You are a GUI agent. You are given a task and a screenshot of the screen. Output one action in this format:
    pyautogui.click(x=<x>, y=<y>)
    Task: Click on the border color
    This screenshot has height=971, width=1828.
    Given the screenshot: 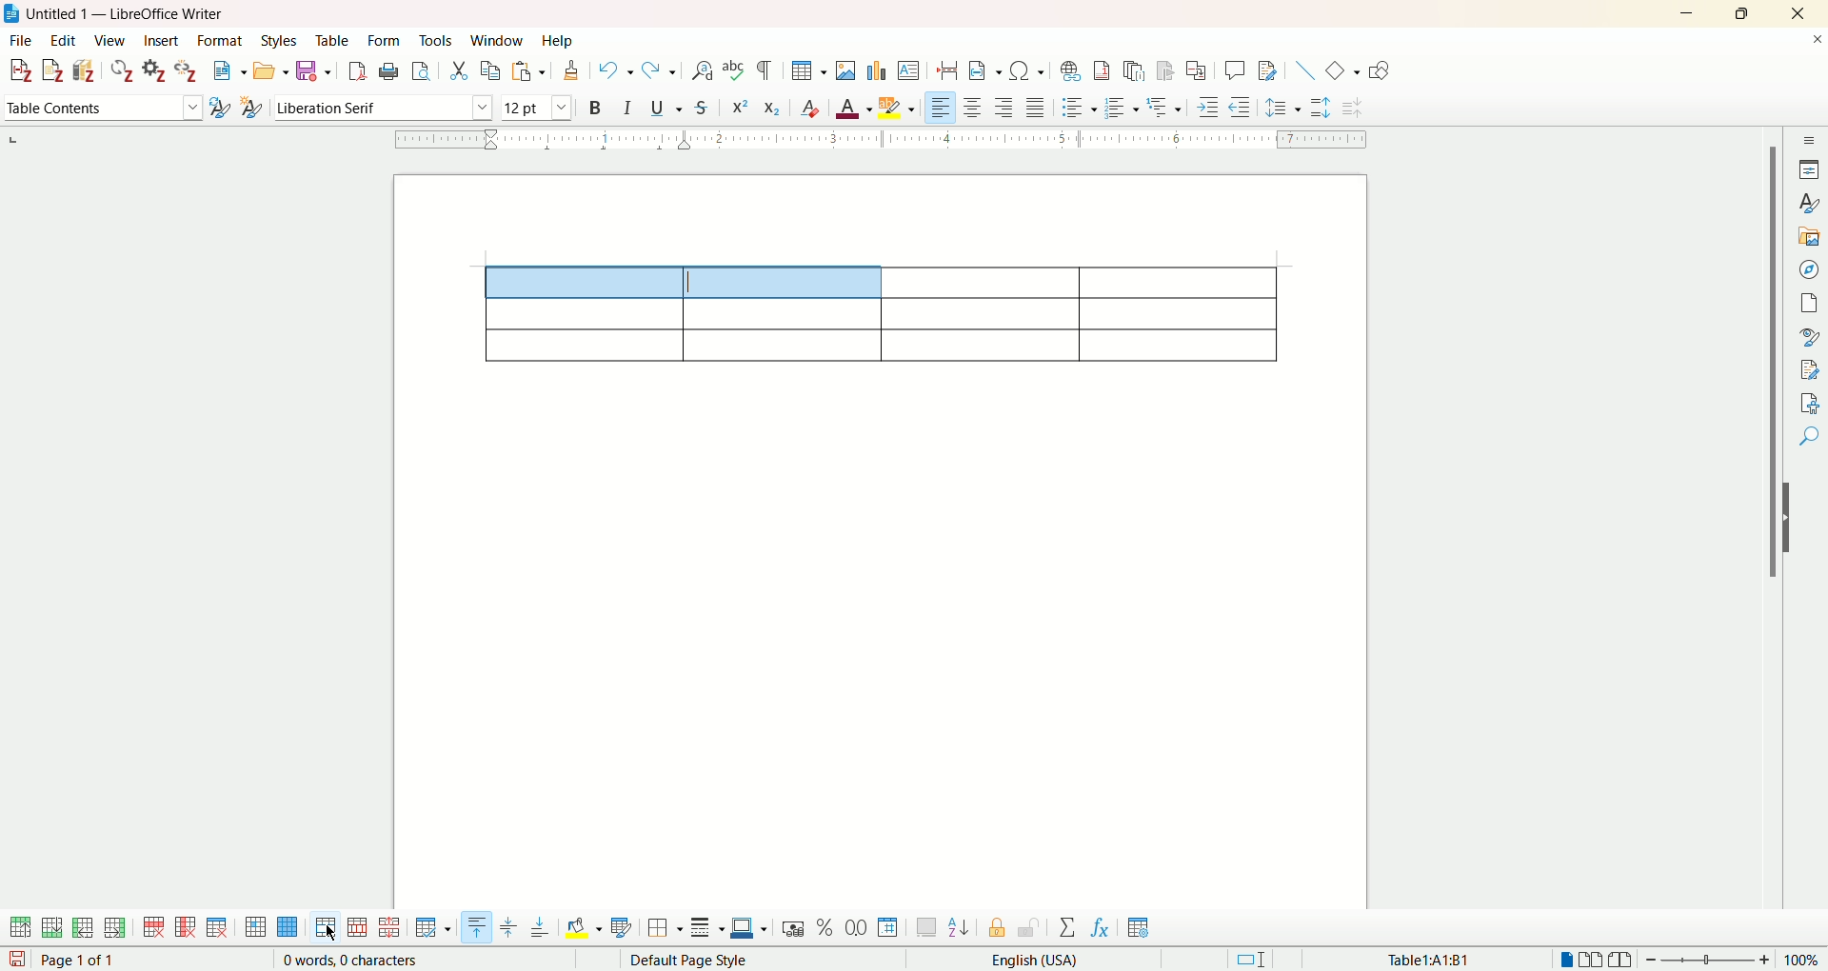 What is the action you would take?
    pyautogui.click(x=751, y=928)
    